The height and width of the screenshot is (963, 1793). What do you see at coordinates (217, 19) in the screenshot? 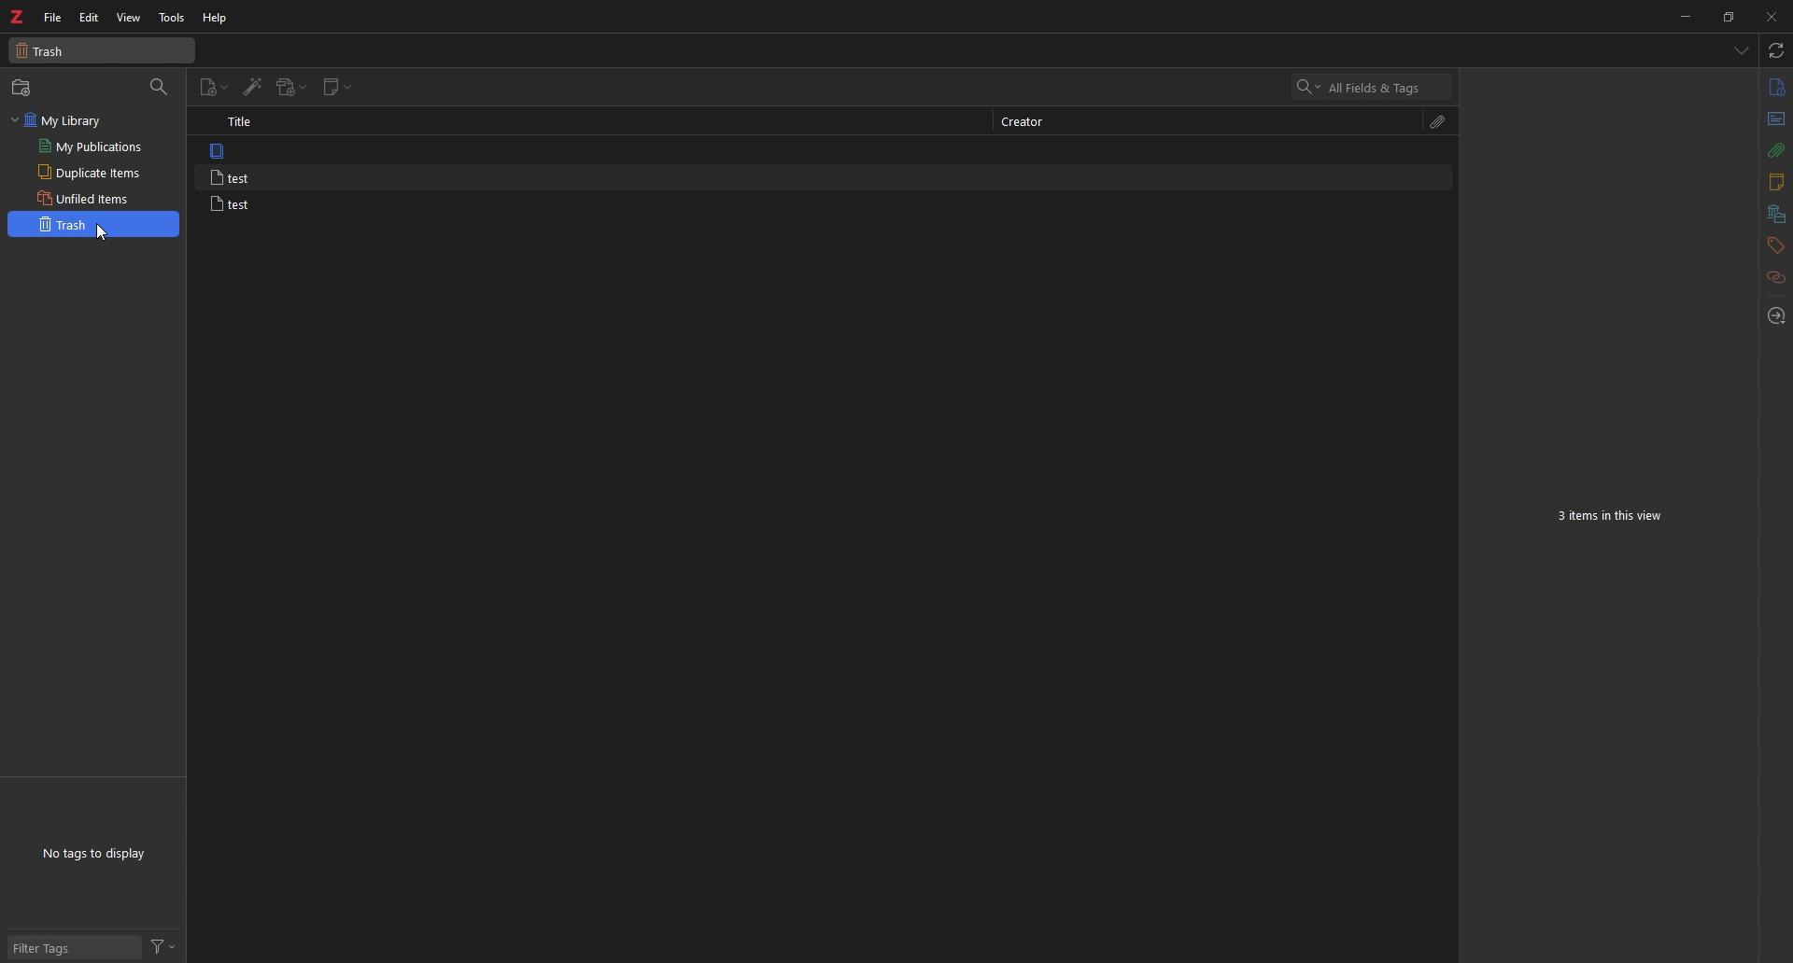
I see `help` at bounding box center [217, 19].